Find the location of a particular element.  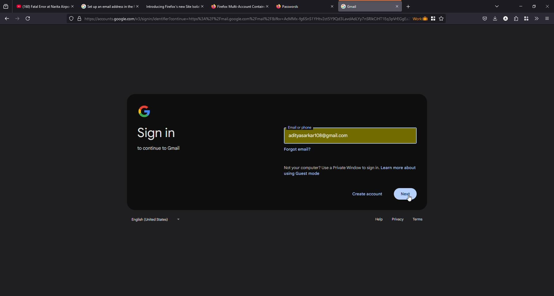

Refresh is located at coordinates (28, 18).